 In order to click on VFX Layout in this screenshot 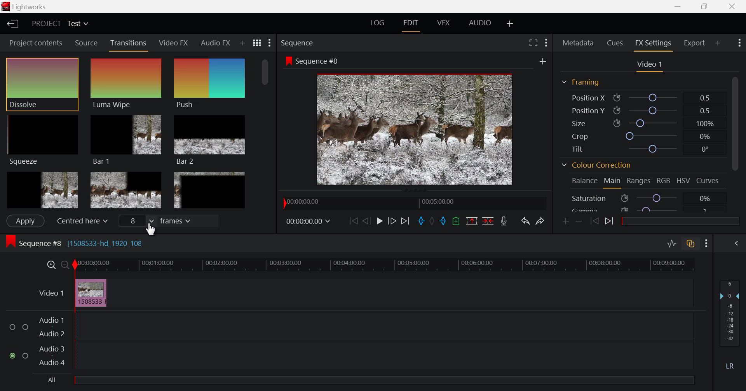, I will do `click(444, 24)`.